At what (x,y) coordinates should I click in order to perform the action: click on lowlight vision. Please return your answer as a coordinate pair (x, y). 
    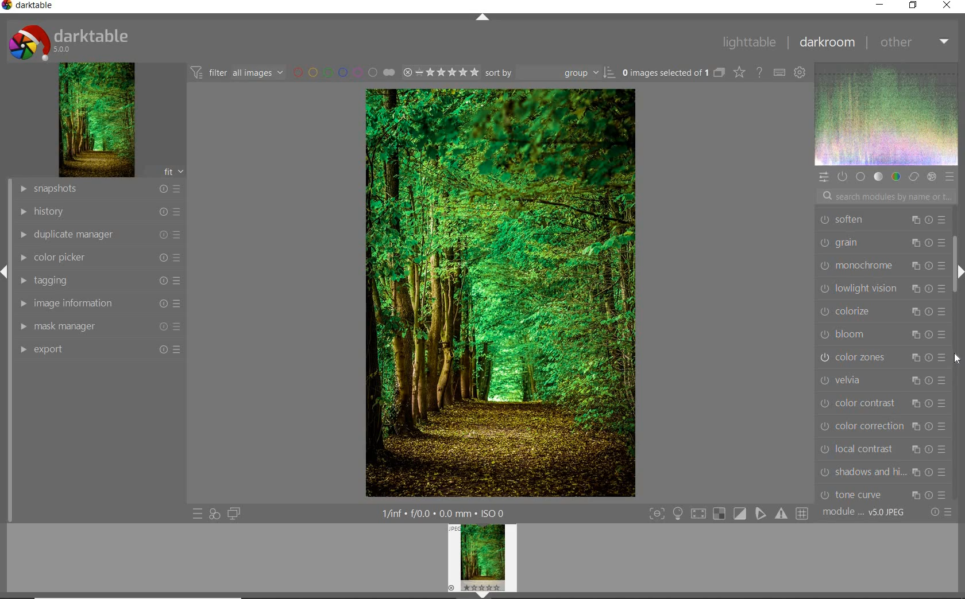
    Looking at the image, I should click on (883, 287).